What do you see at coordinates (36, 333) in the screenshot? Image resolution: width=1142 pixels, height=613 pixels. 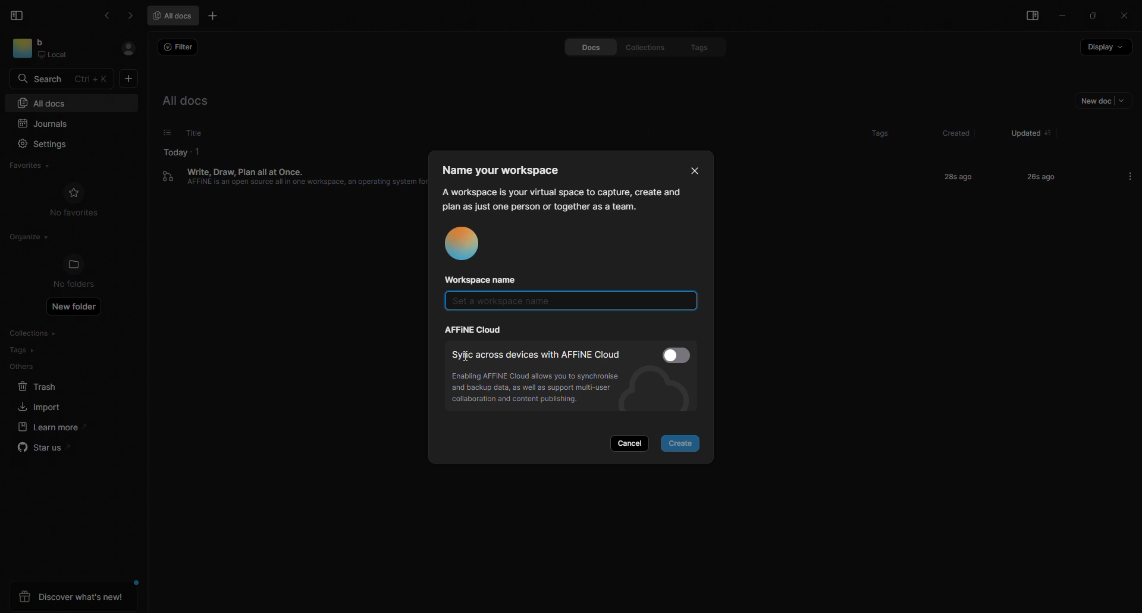 I see `collections` at bounding box center [36, 333].